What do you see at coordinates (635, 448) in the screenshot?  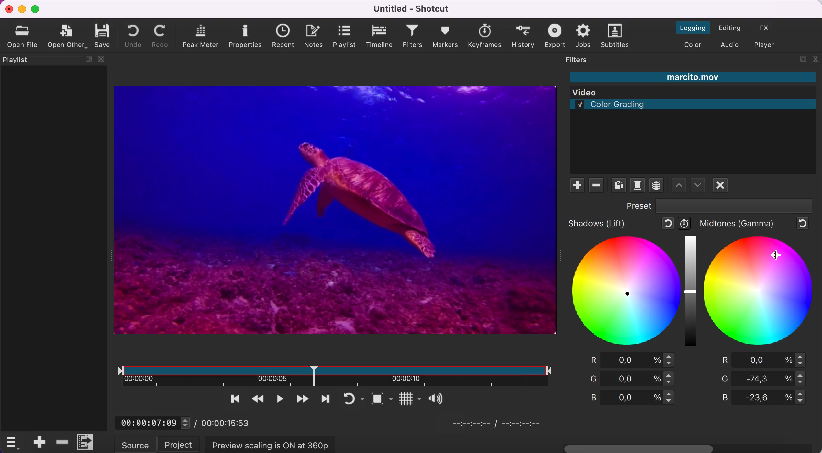 I see `horizontal scroll bar` at bounding box center [635, 448].